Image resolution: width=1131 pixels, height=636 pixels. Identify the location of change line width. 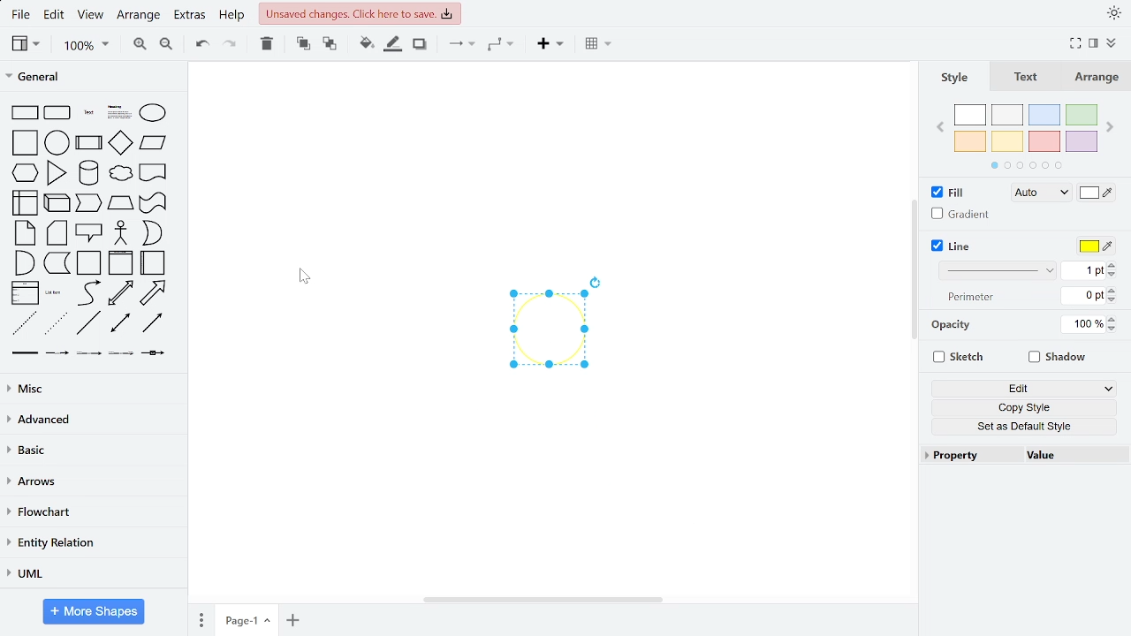
(1085, 270).